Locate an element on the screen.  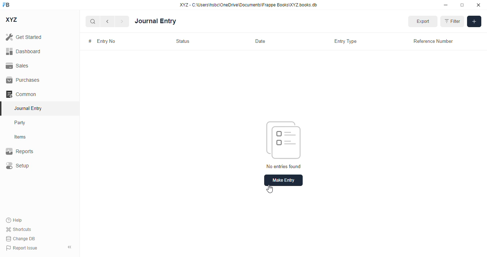
get started is located at coordinates (24, 37).